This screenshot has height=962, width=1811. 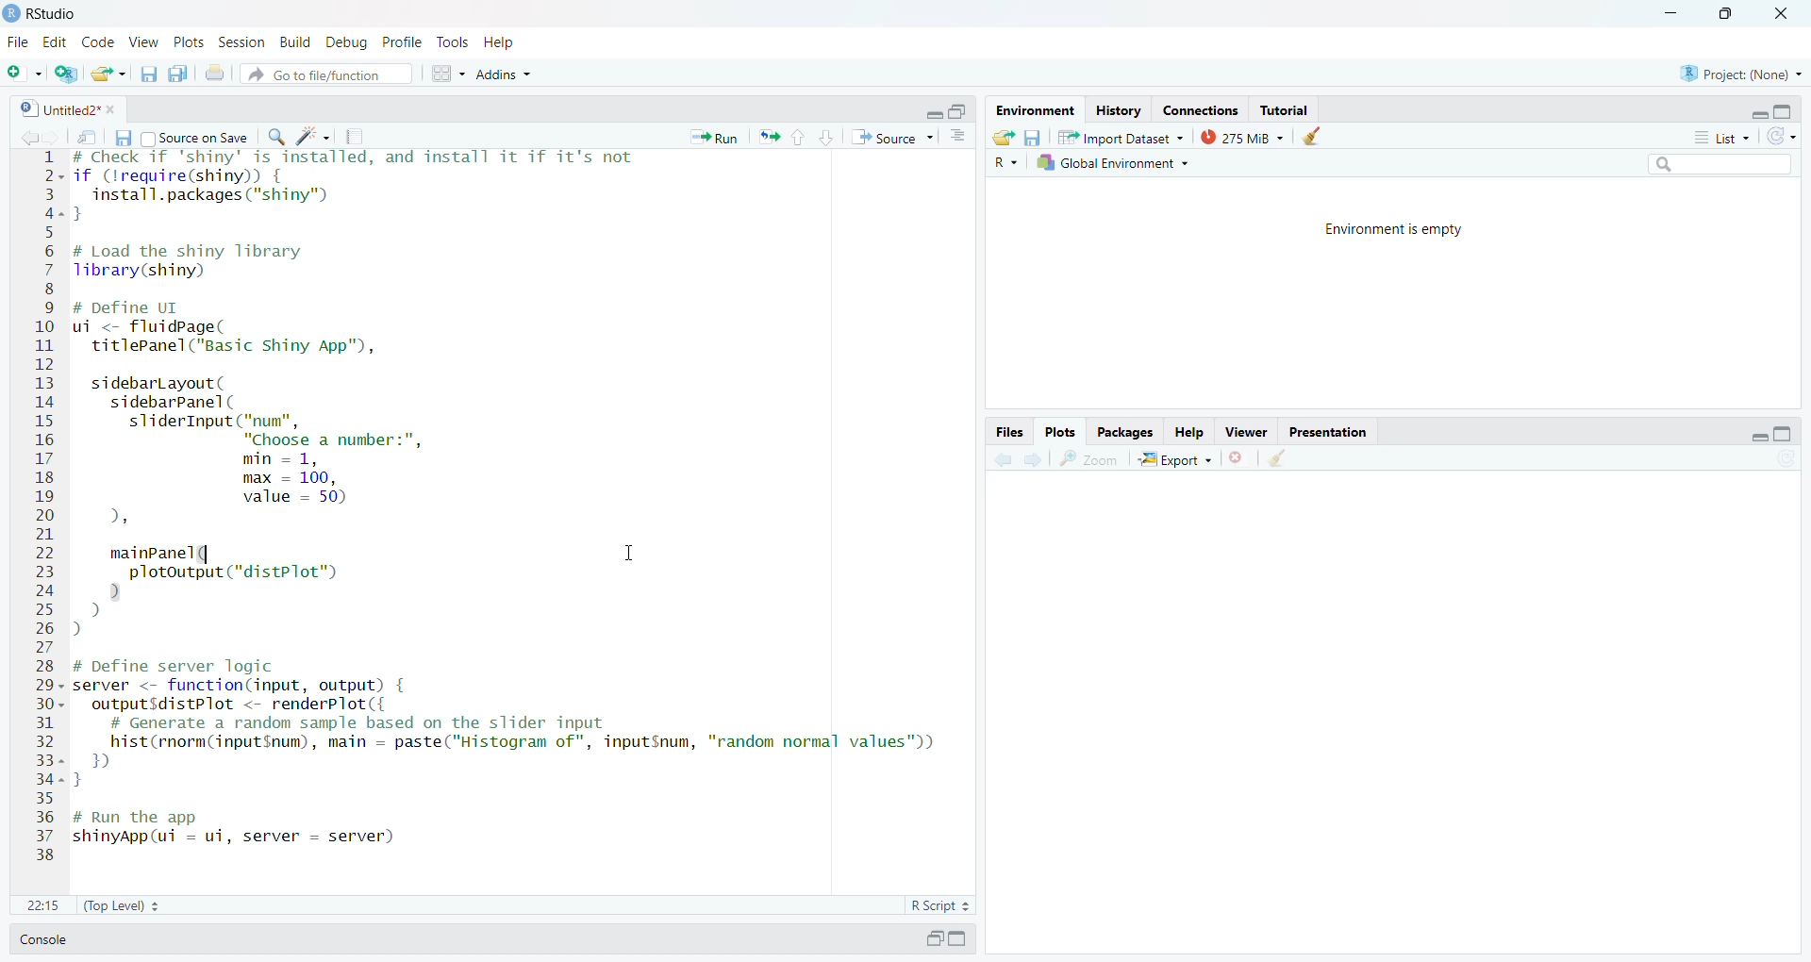 I want to click on sidebarLayout (sidebarpanel(sliderInput("num","Choose a number:",min = 1,max = 100,value = 50),, so click(x=274, y=453).